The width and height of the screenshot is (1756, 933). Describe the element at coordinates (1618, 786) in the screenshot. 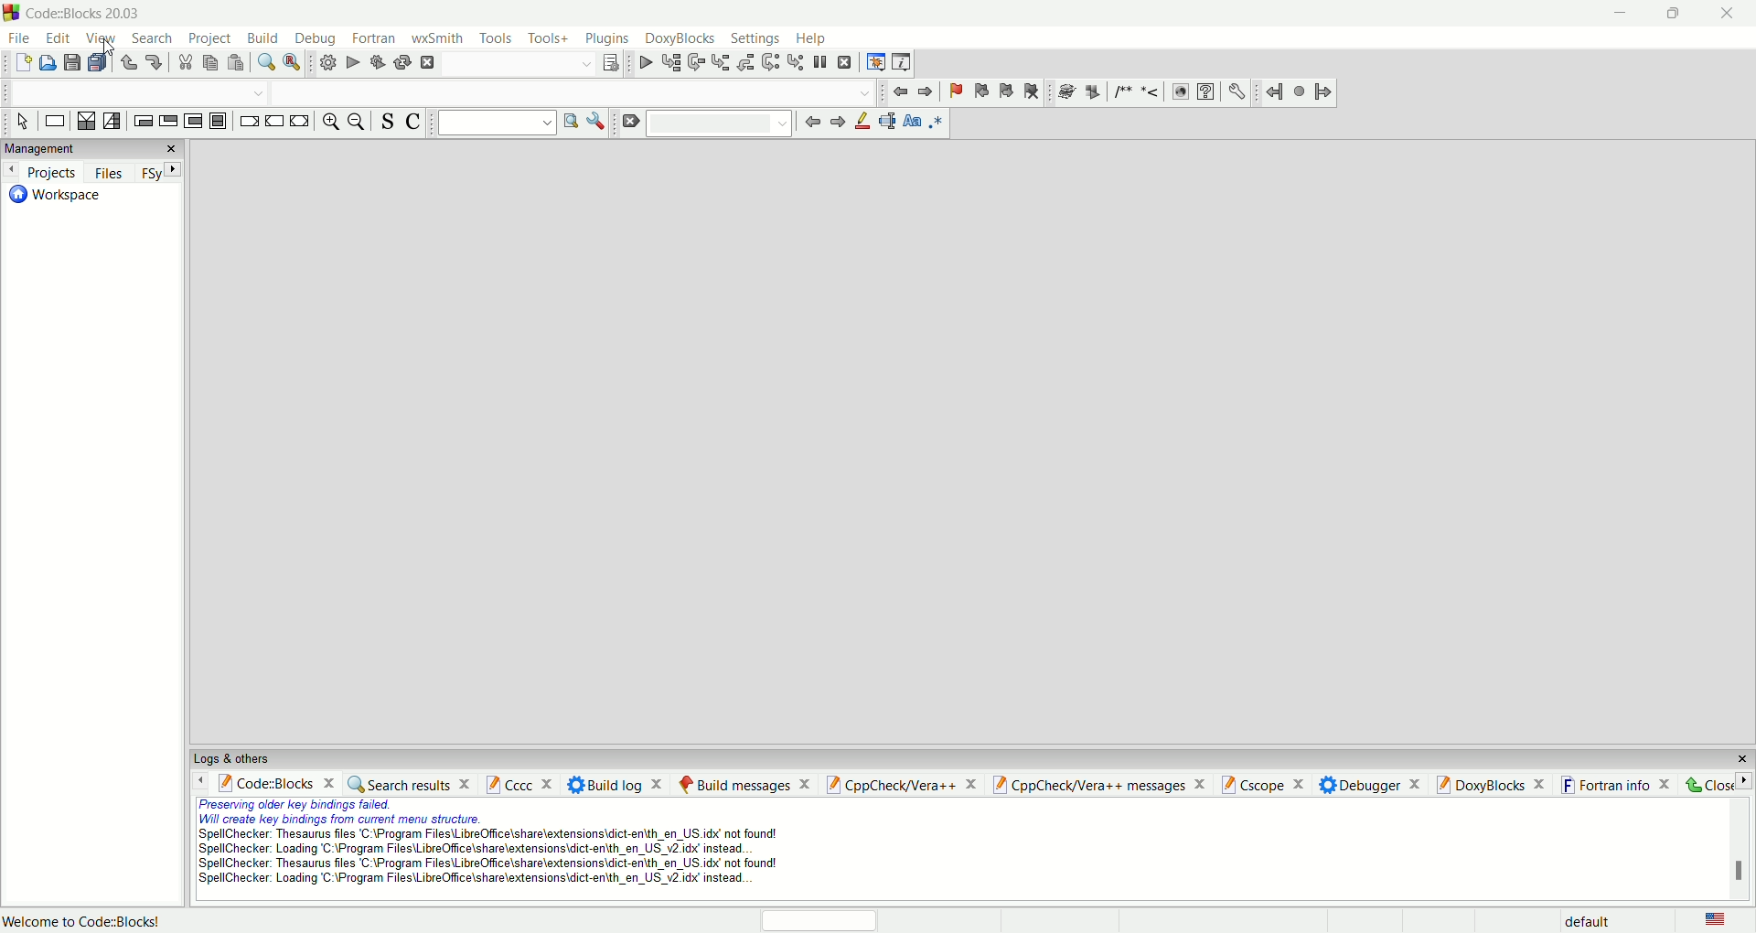

I see `forton info` at that location.